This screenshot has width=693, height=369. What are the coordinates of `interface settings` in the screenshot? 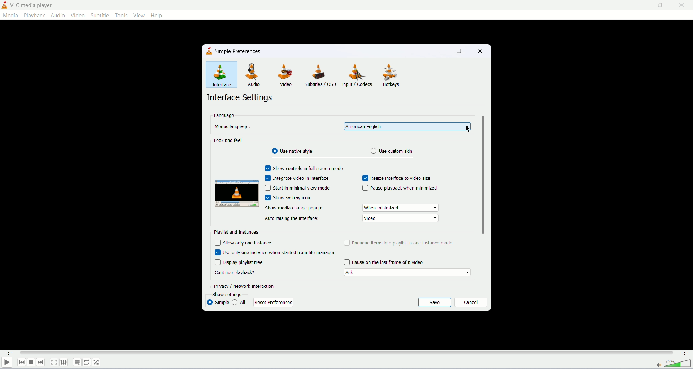 It's located at (239, 98).